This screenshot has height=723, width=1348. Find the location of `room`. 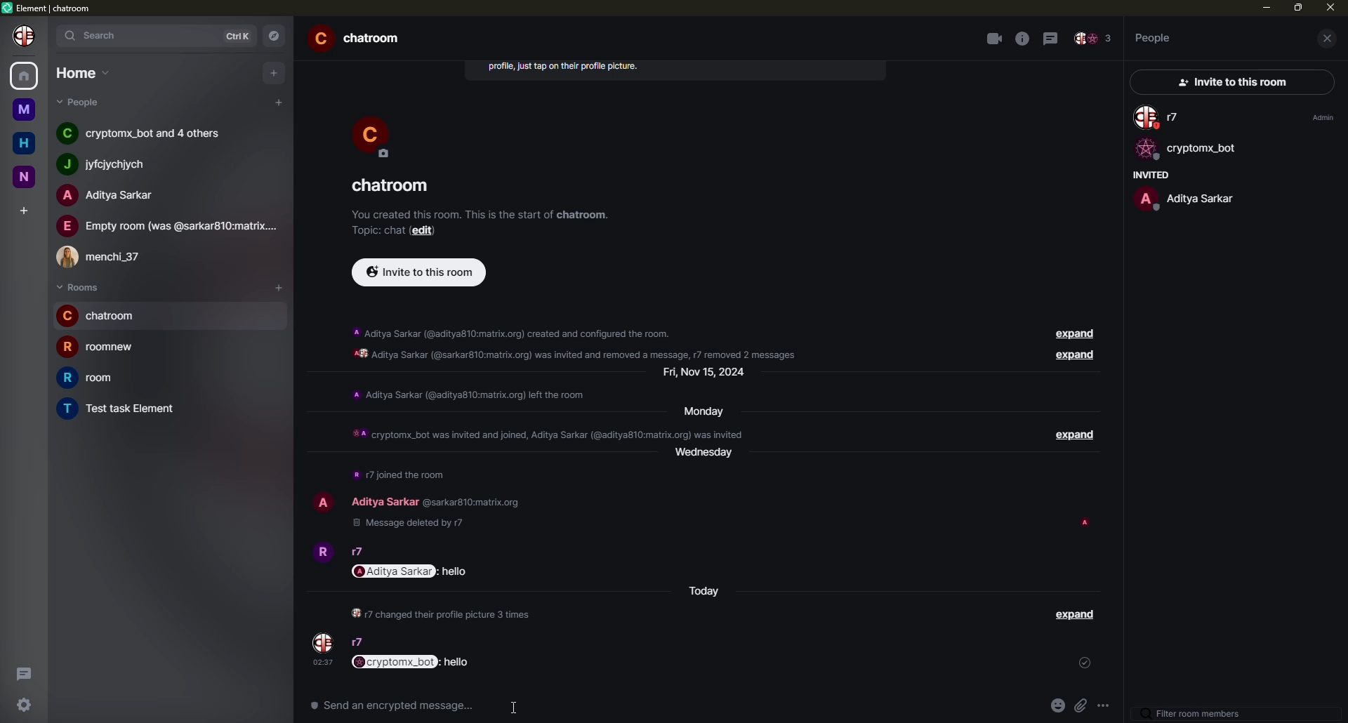

room is located at coordinates (103, 315).